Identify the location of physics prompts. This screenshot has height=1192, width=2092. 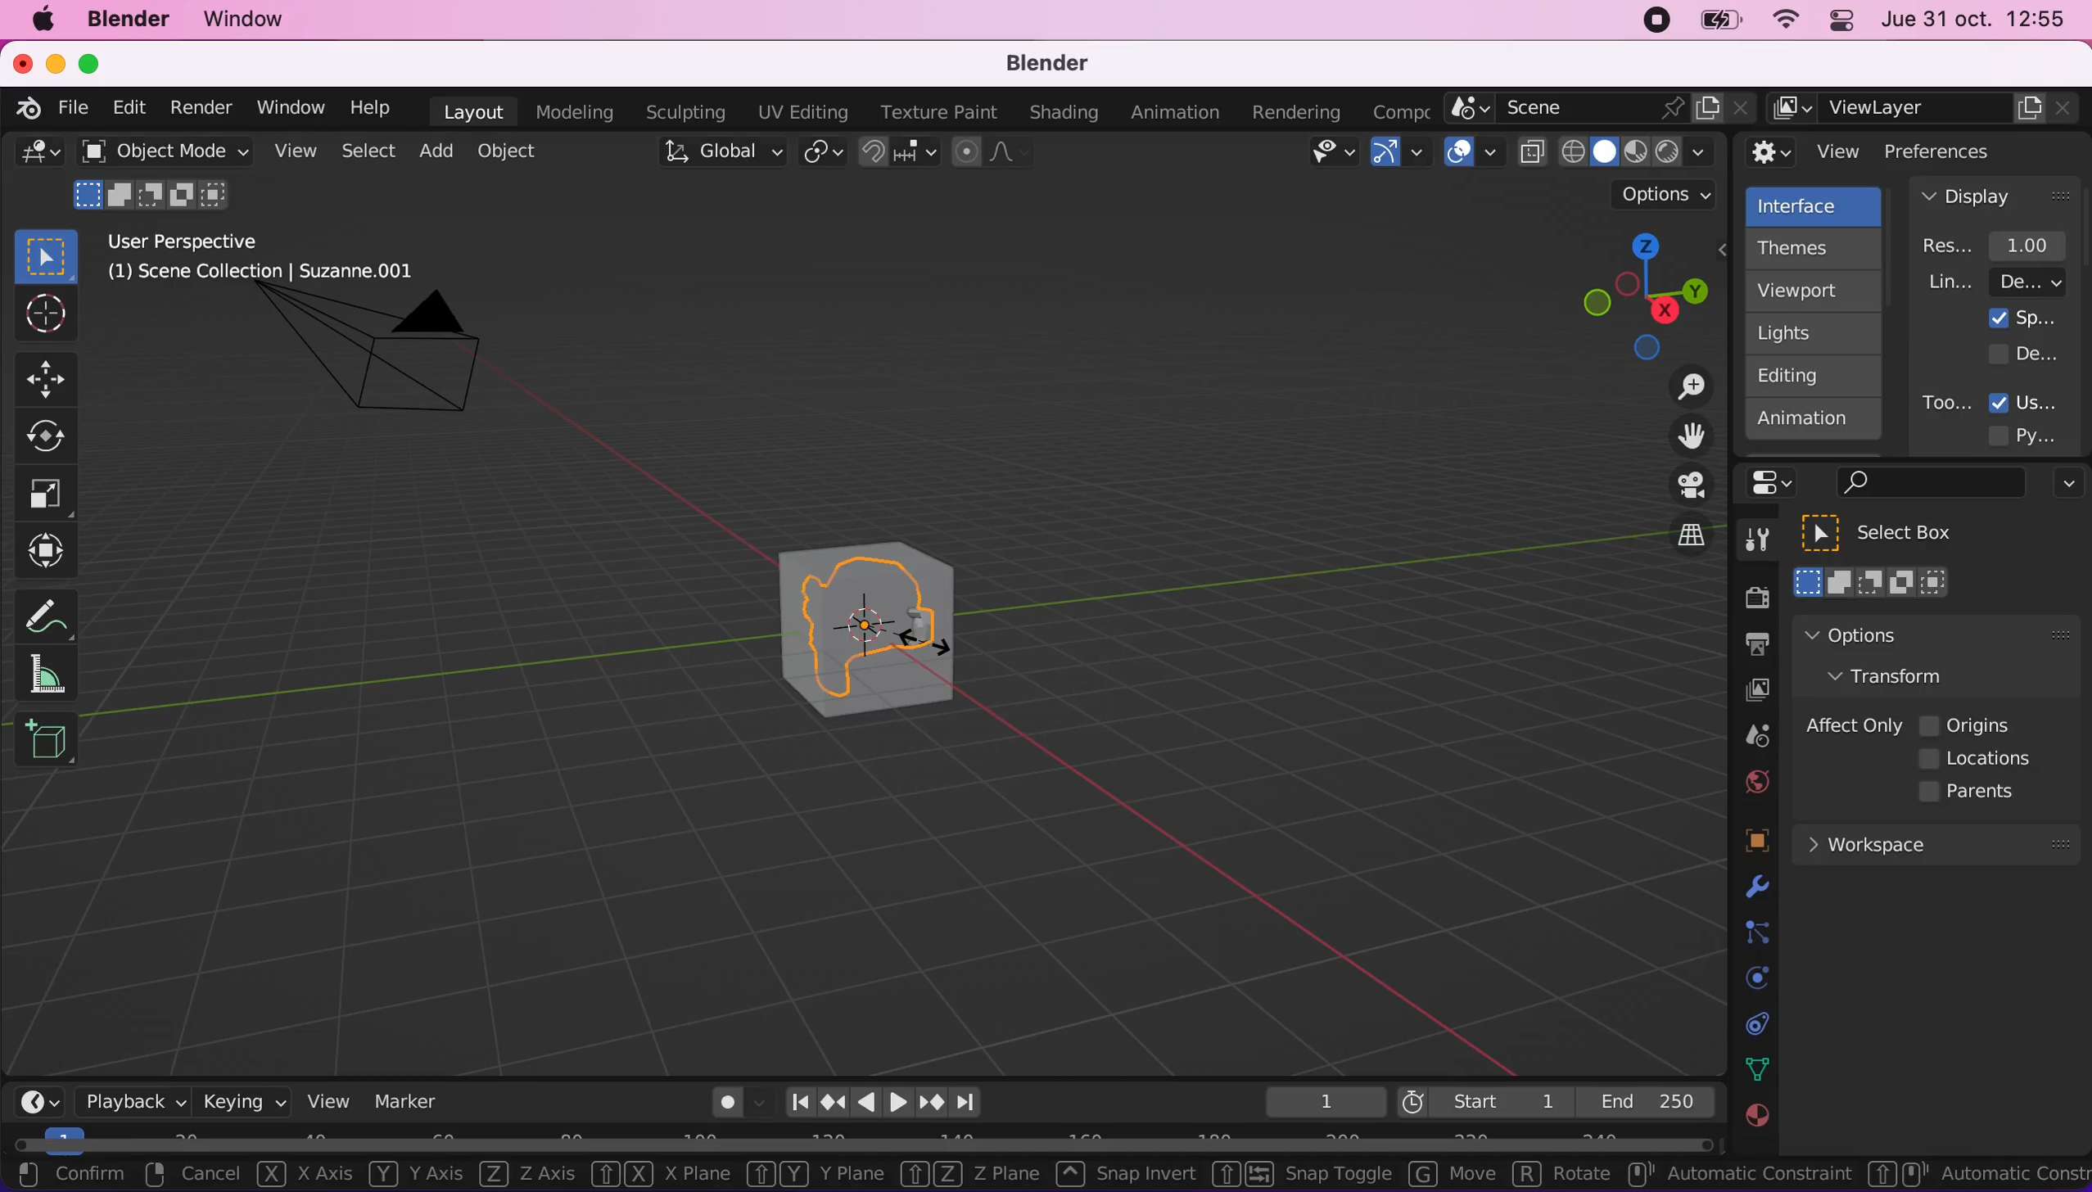
(1746, 980).